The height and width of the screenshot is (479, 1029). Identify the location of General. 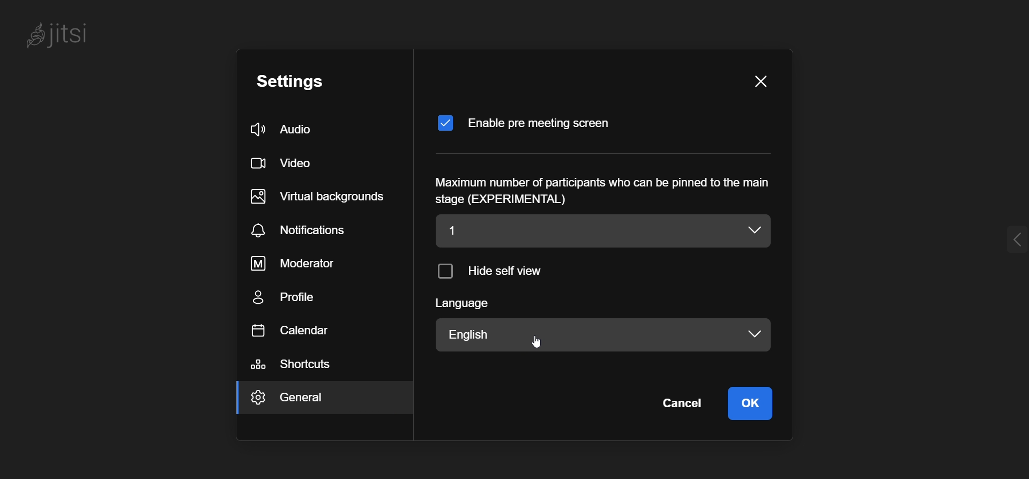
(310, 400).